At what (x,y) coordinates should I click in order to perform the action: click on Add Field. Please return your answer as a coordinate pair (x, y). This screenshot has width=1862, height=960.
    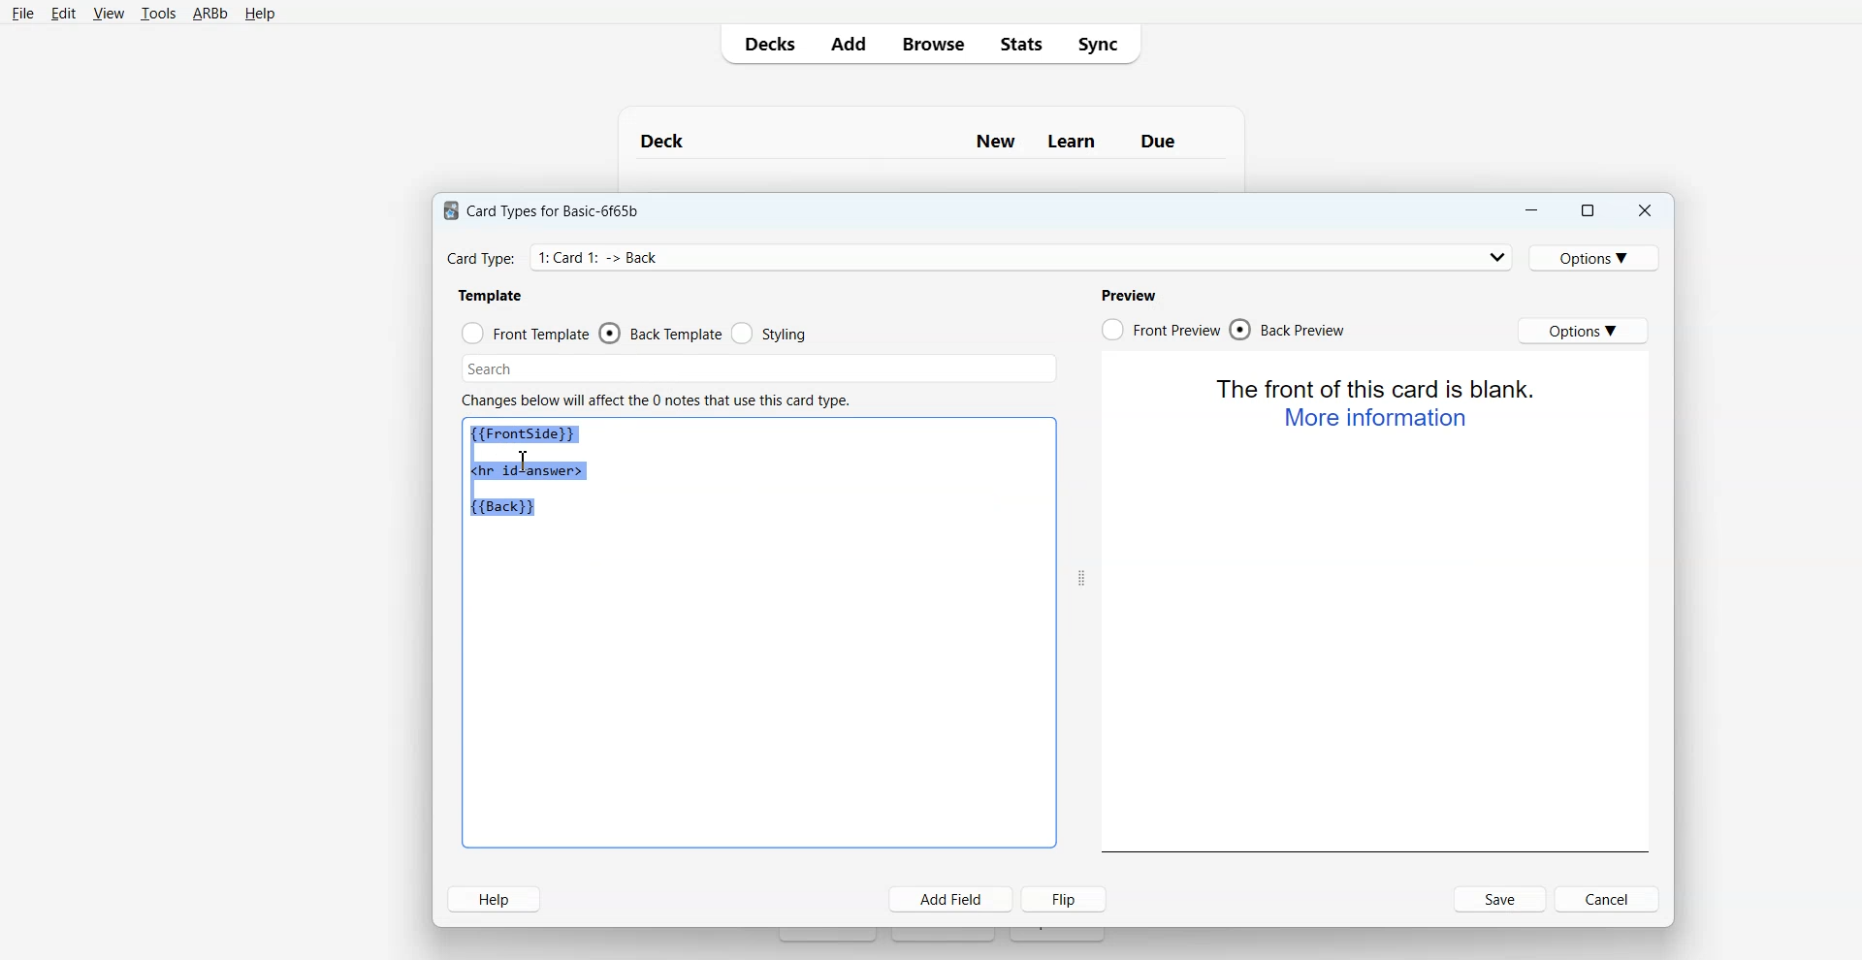
    Looking at the image, I should click on (951, 899).